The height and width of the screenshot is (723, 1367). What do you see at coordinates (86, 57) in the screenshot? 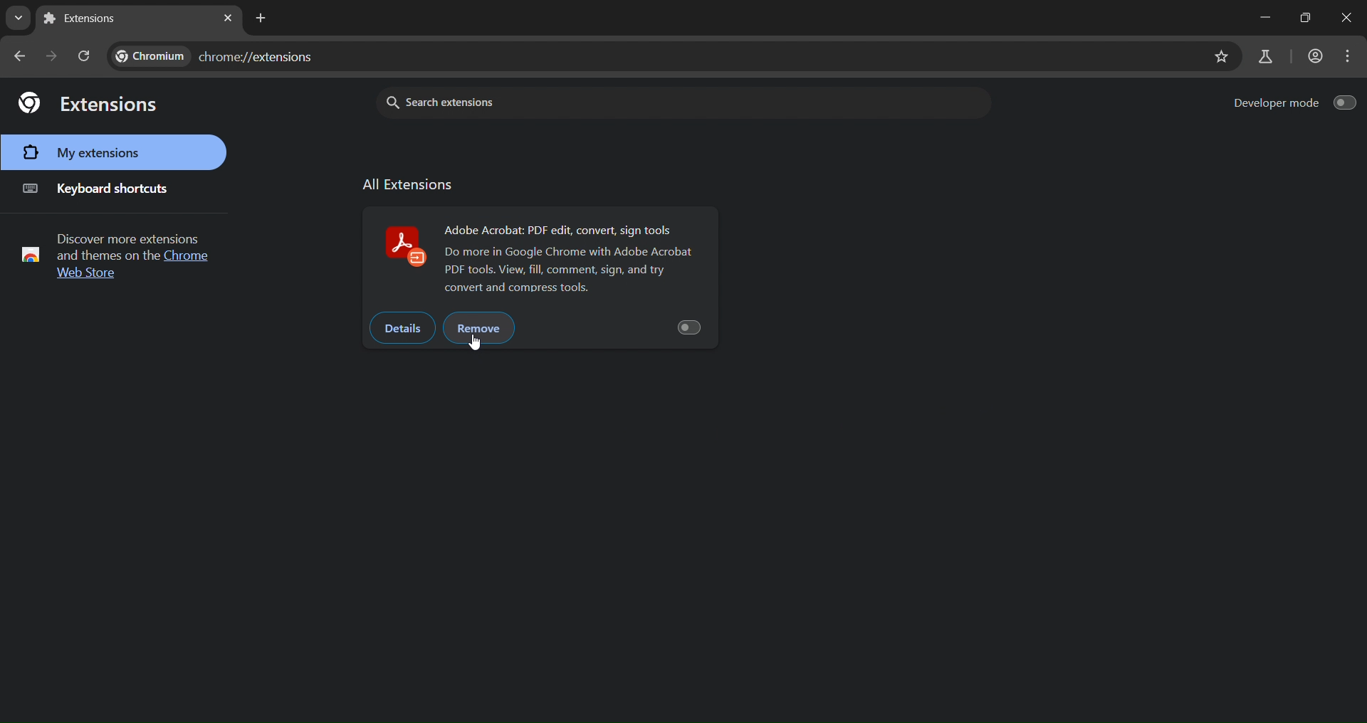
I see `reload page` at bounding box center [86, 57].